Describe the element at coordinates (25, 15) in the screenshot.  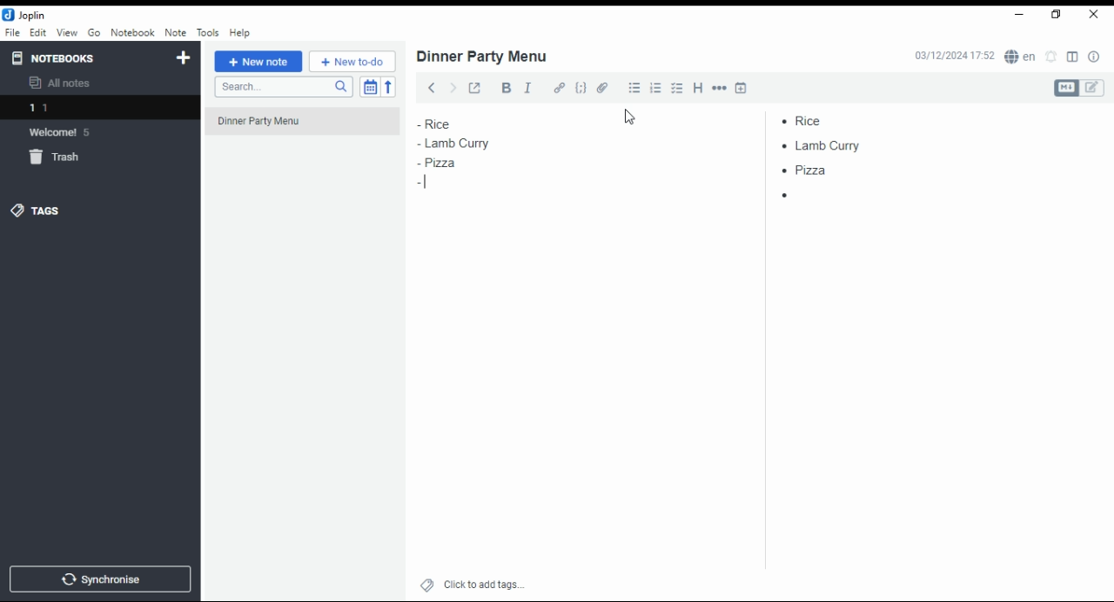
I see `Hoplin` at that location.